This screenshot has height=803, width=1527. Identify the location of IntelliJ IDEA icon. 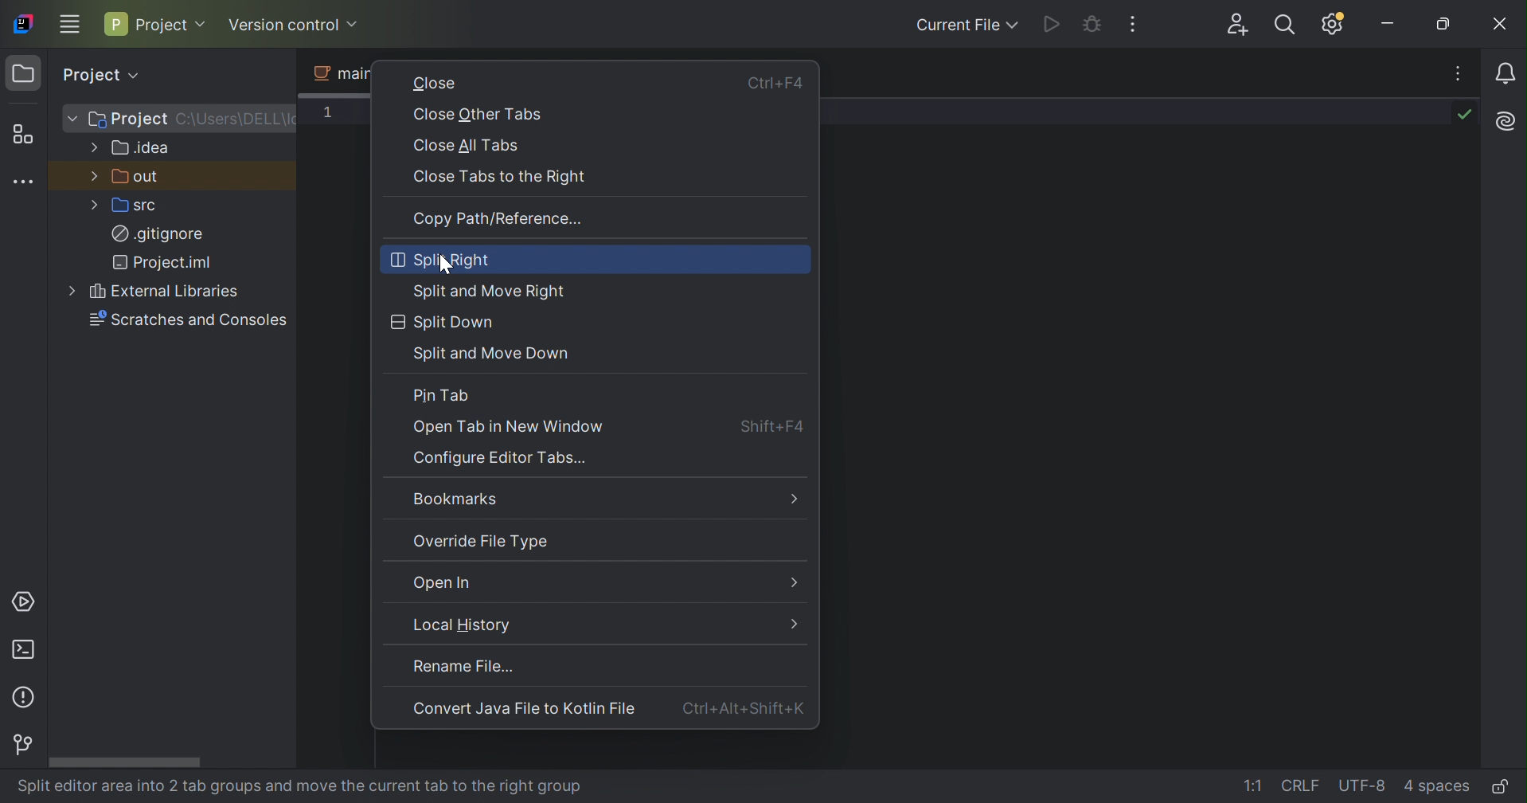
(23, 22).